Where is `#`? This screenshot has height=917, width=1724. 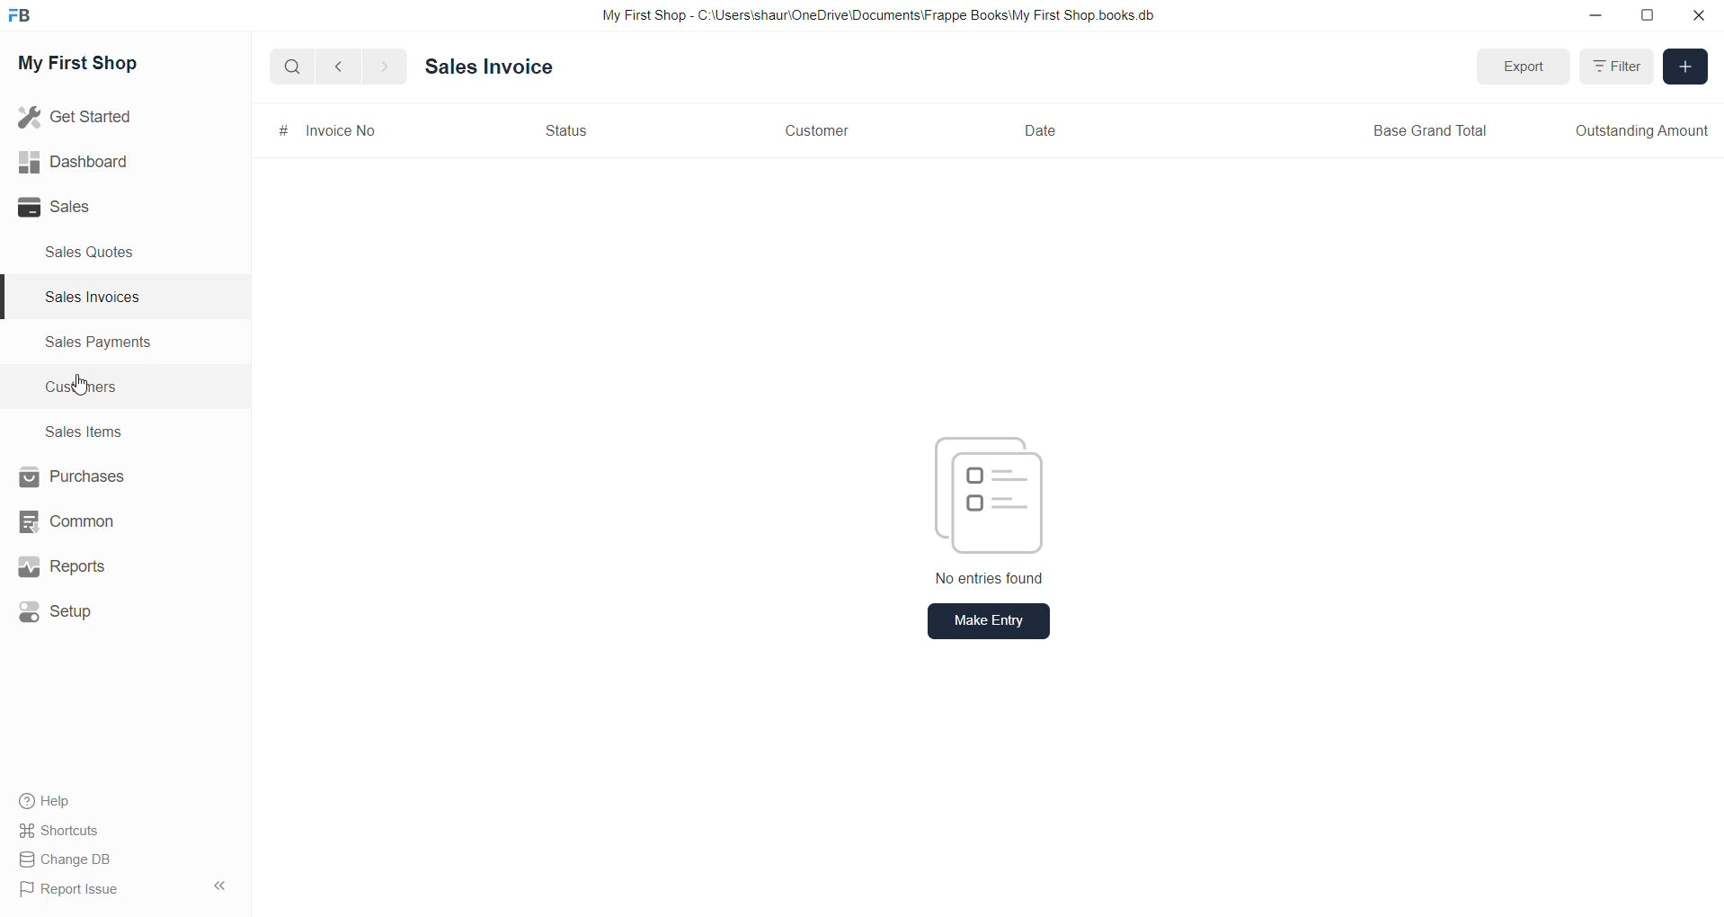 # is located at coordinates (279, 133).